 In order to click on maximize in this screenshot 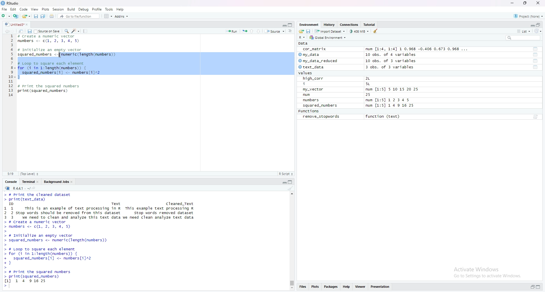, I will do `click(291, 181)`.